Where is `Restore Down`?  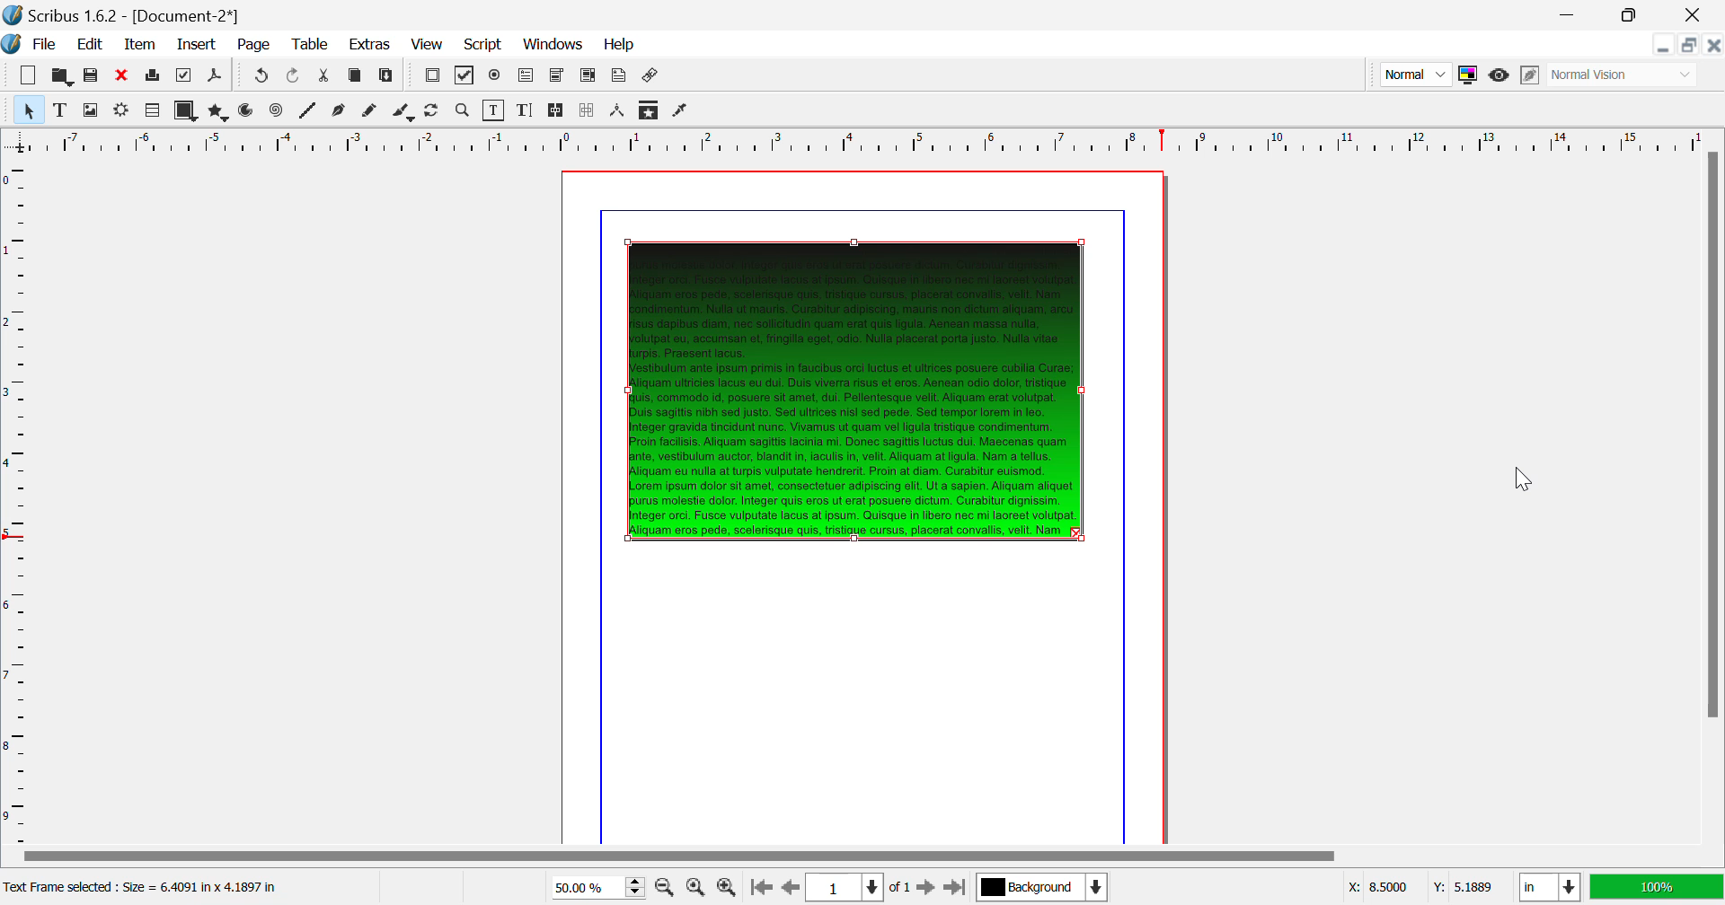 Restore Down is located at coordinates (1572, 15).